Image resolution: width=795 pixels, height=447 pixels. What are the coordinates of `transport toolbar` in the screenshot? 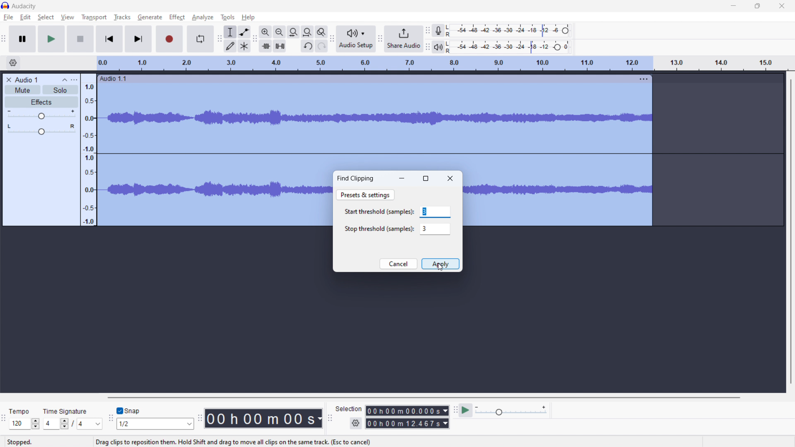 It's located at (4, 39).